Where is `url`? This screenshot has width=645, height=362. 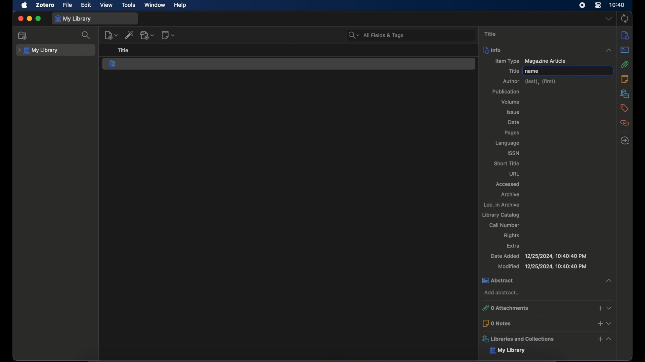 url is located at coordinates (514, 174).